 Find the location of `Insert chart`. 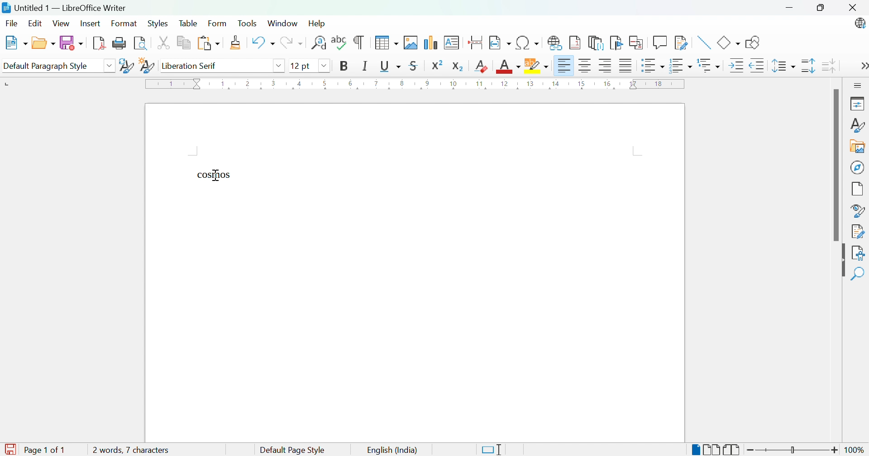

Insert chart is located at coordinates (429, 43).